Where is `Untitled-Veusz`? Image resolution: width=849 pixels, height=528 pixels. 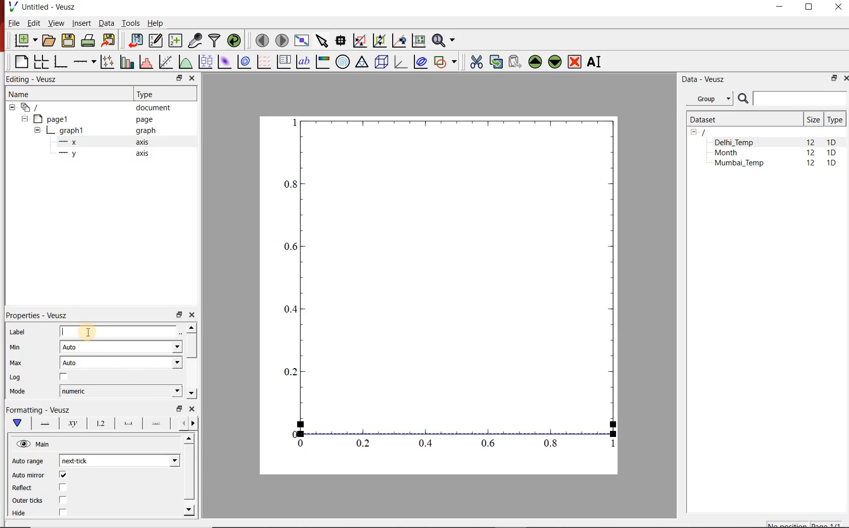 Untitled-Veusz is located at coordinates (45, 7).